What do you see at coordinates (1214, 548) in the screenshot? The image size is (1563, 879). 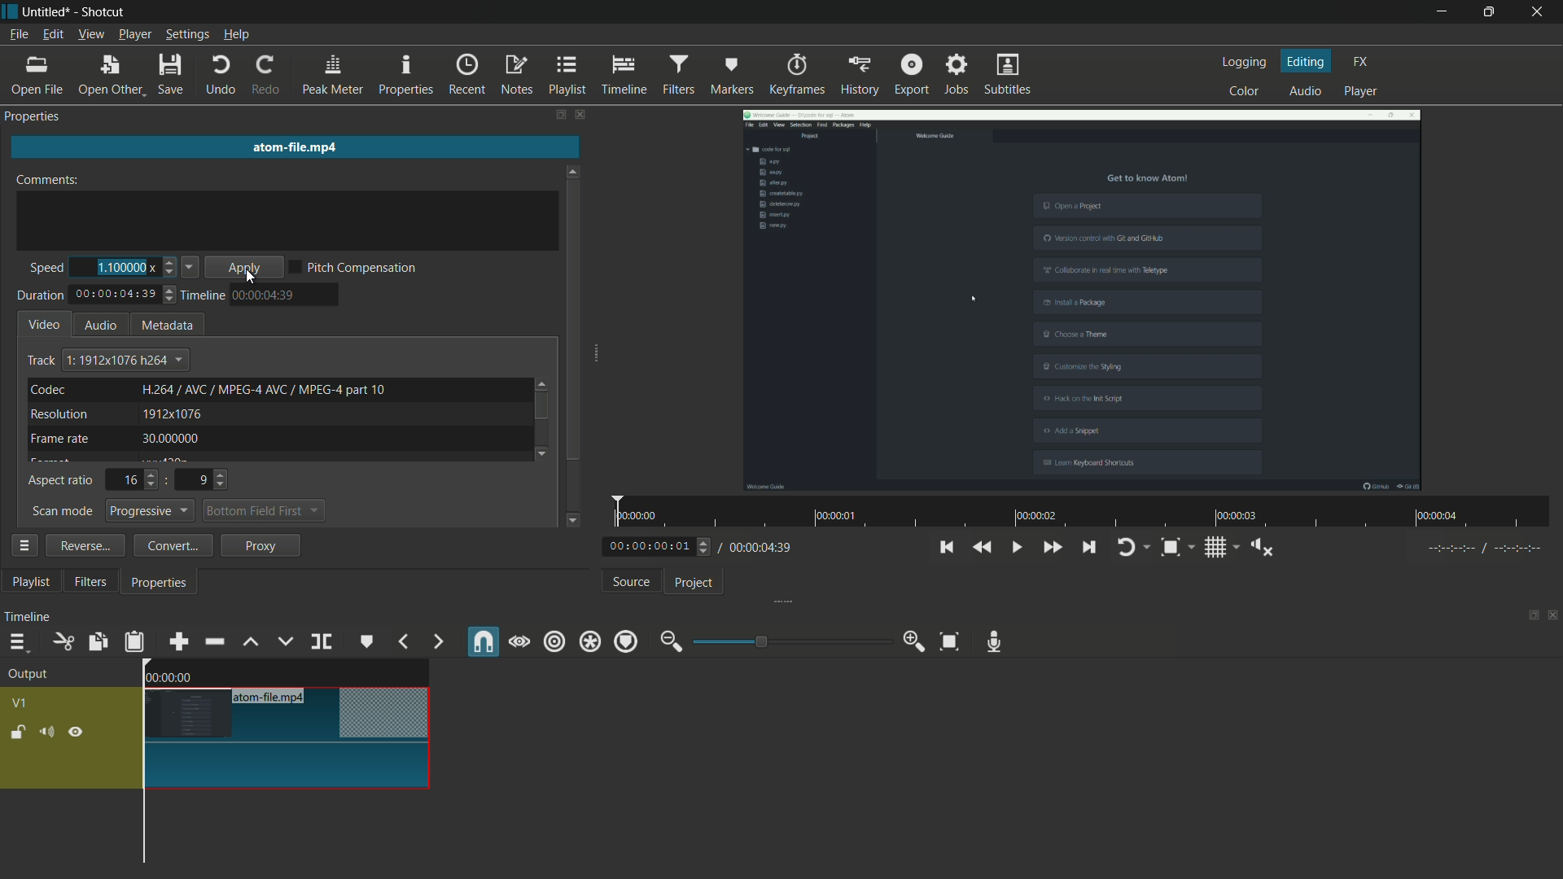 I see `toggle grid` at bounding box center [1214, 548].